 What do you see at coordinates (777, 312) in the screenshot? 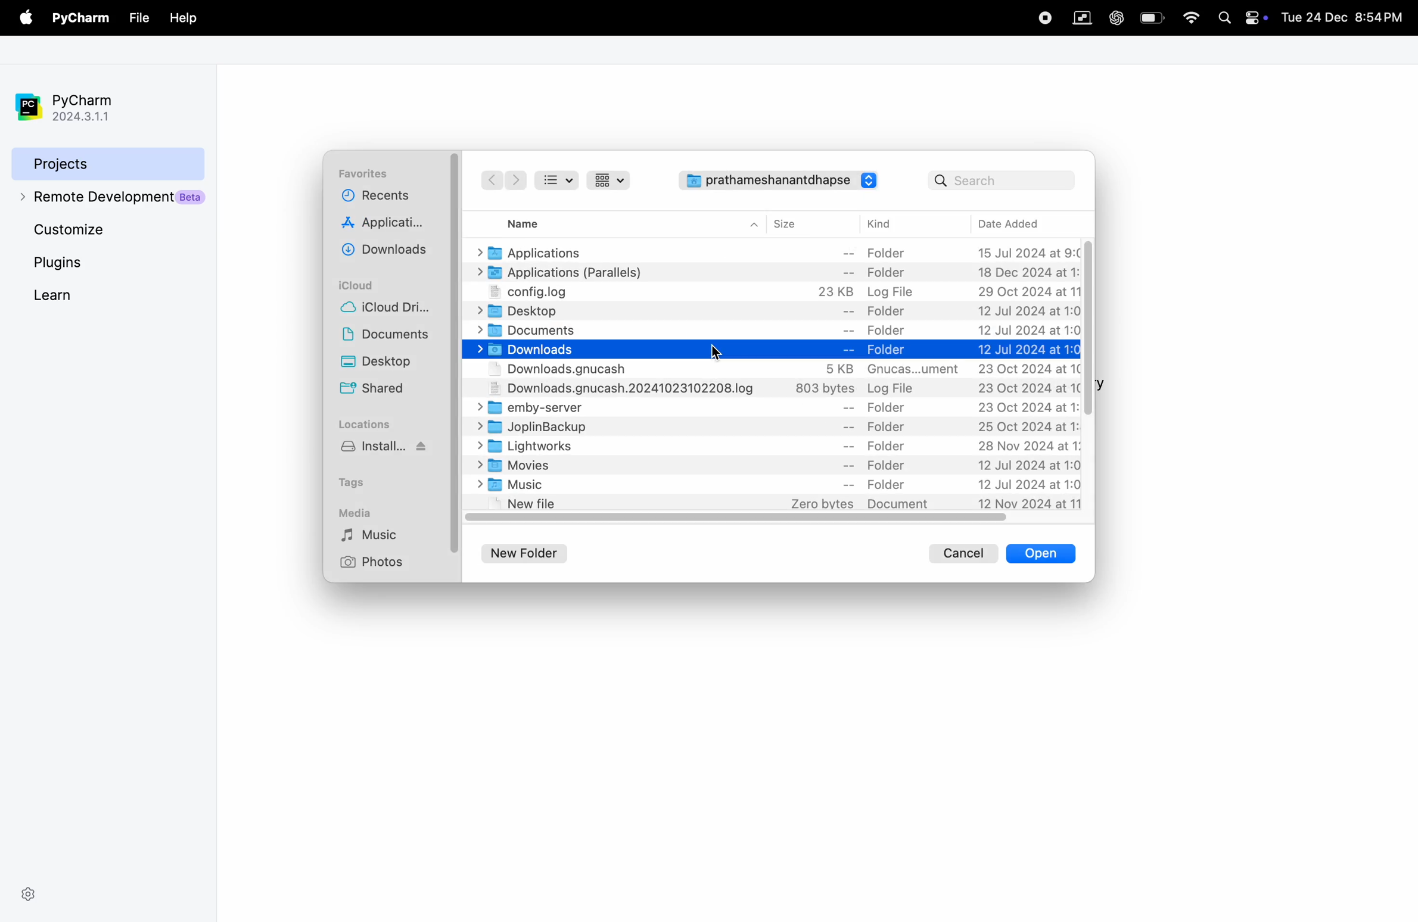
I see `desktop` at bounding box center [777, 312].